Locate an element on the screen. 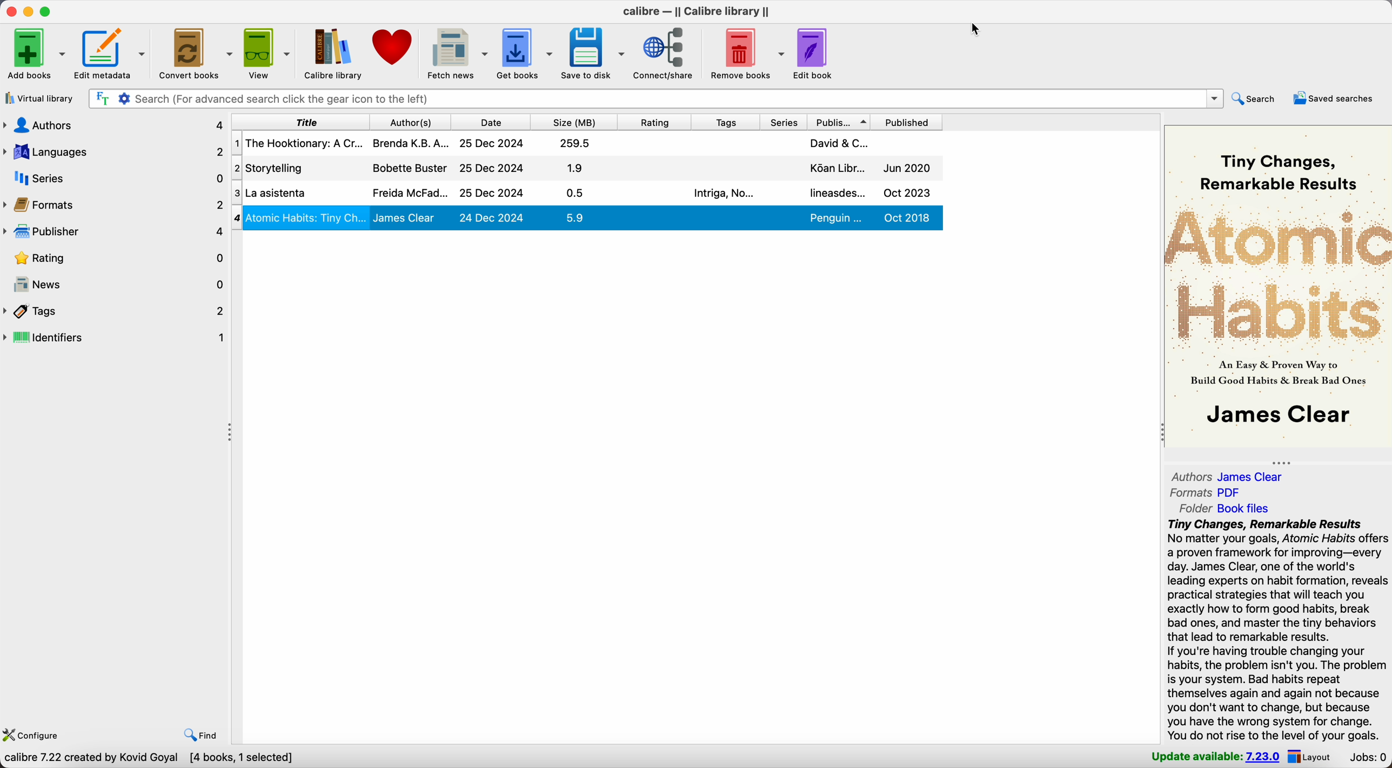 The image size is (1392, 768). search bar is located at coordinates (657, 99).